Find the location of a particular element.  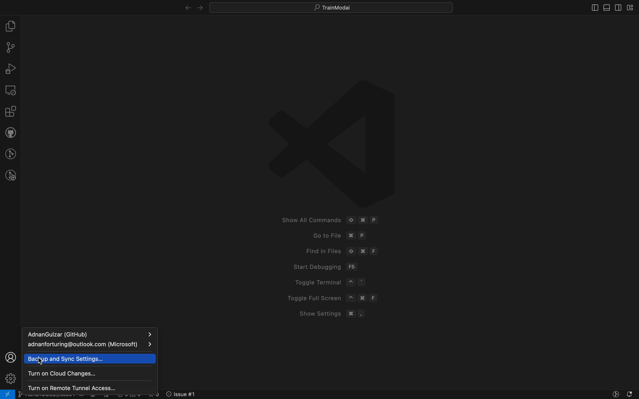

notofications is located at coordinates (631, 394).